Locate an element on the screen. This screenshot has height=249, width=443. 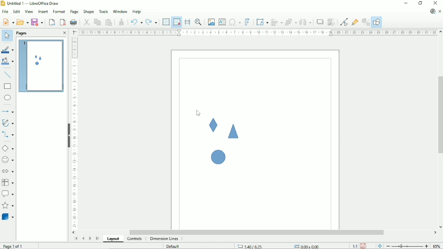
Select is located at coordinates (7, 36).